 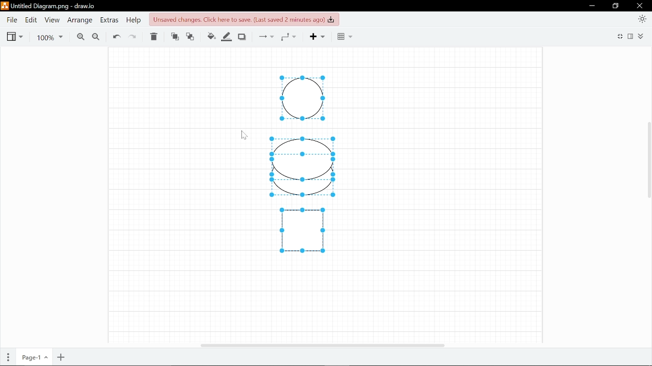 What do you see at coordinates (245, 19) in the screenshot?
I see `Unsaved changes. Click here to save` at bounding box center [245, 19].